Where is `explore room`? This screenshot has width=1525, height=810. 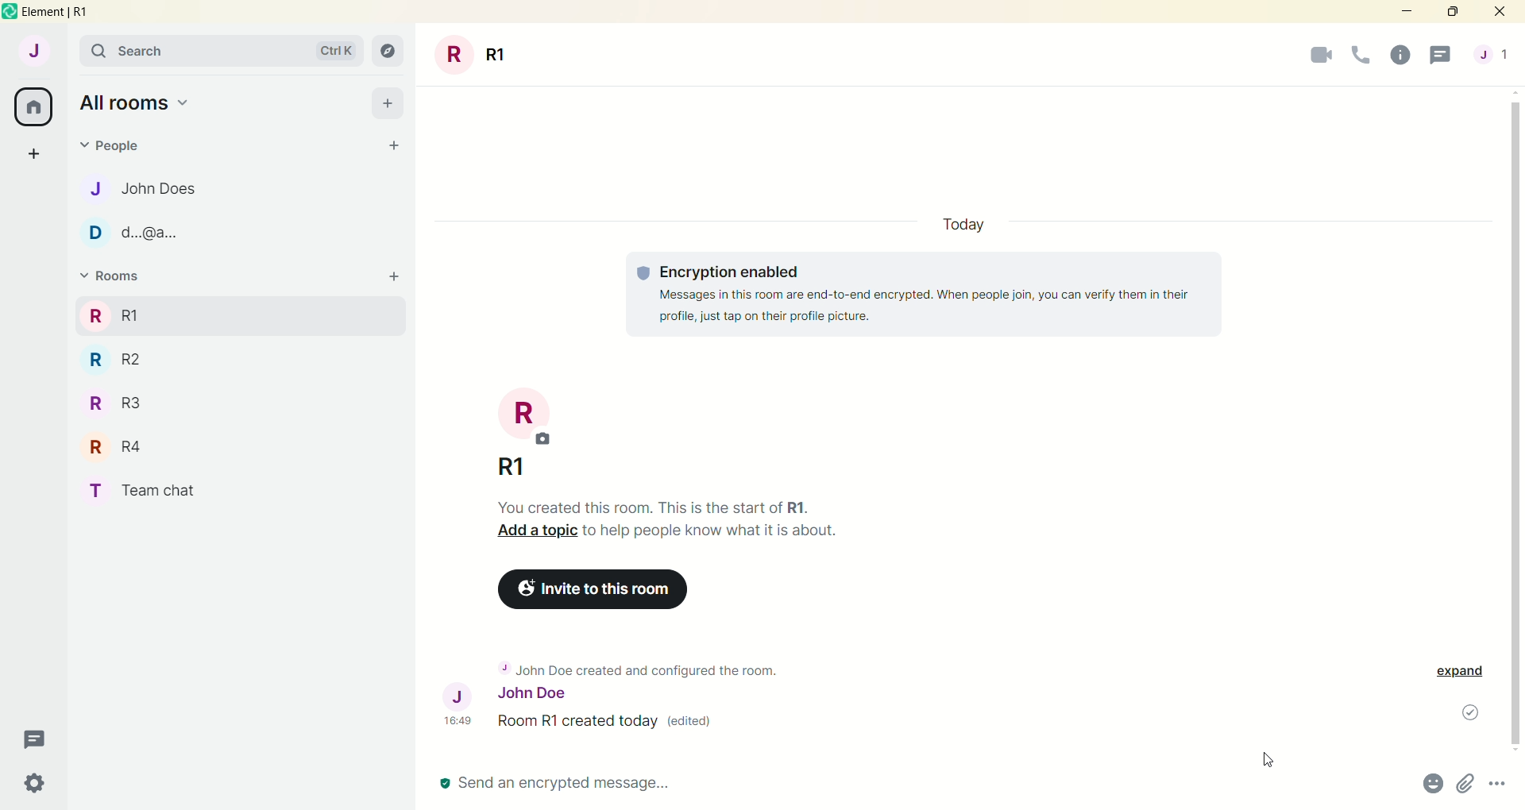
explore room is located at coordinates (389, 52).